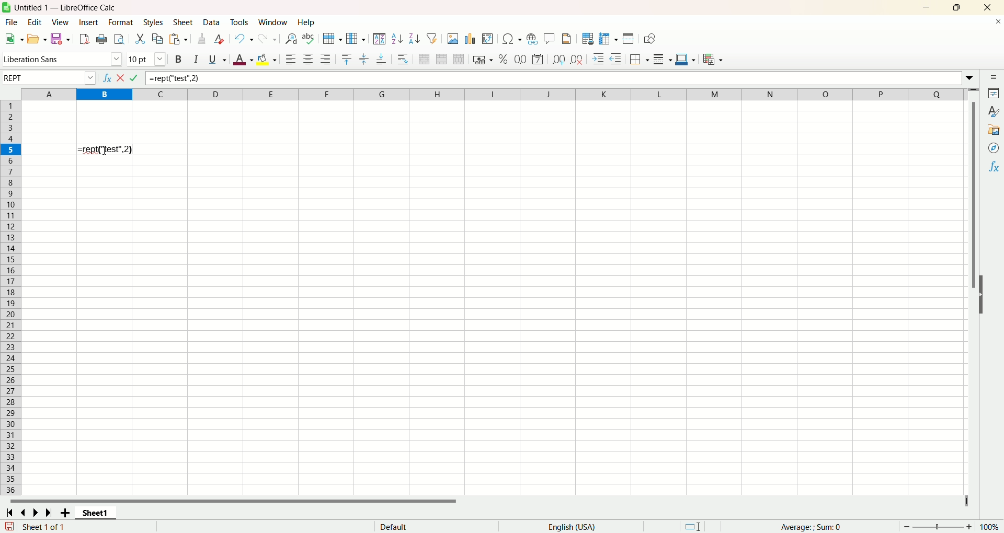  What do you see at coordinates (558, 60) in the screenshot?
I see `add decimal place` at bounding box center [558, 60].